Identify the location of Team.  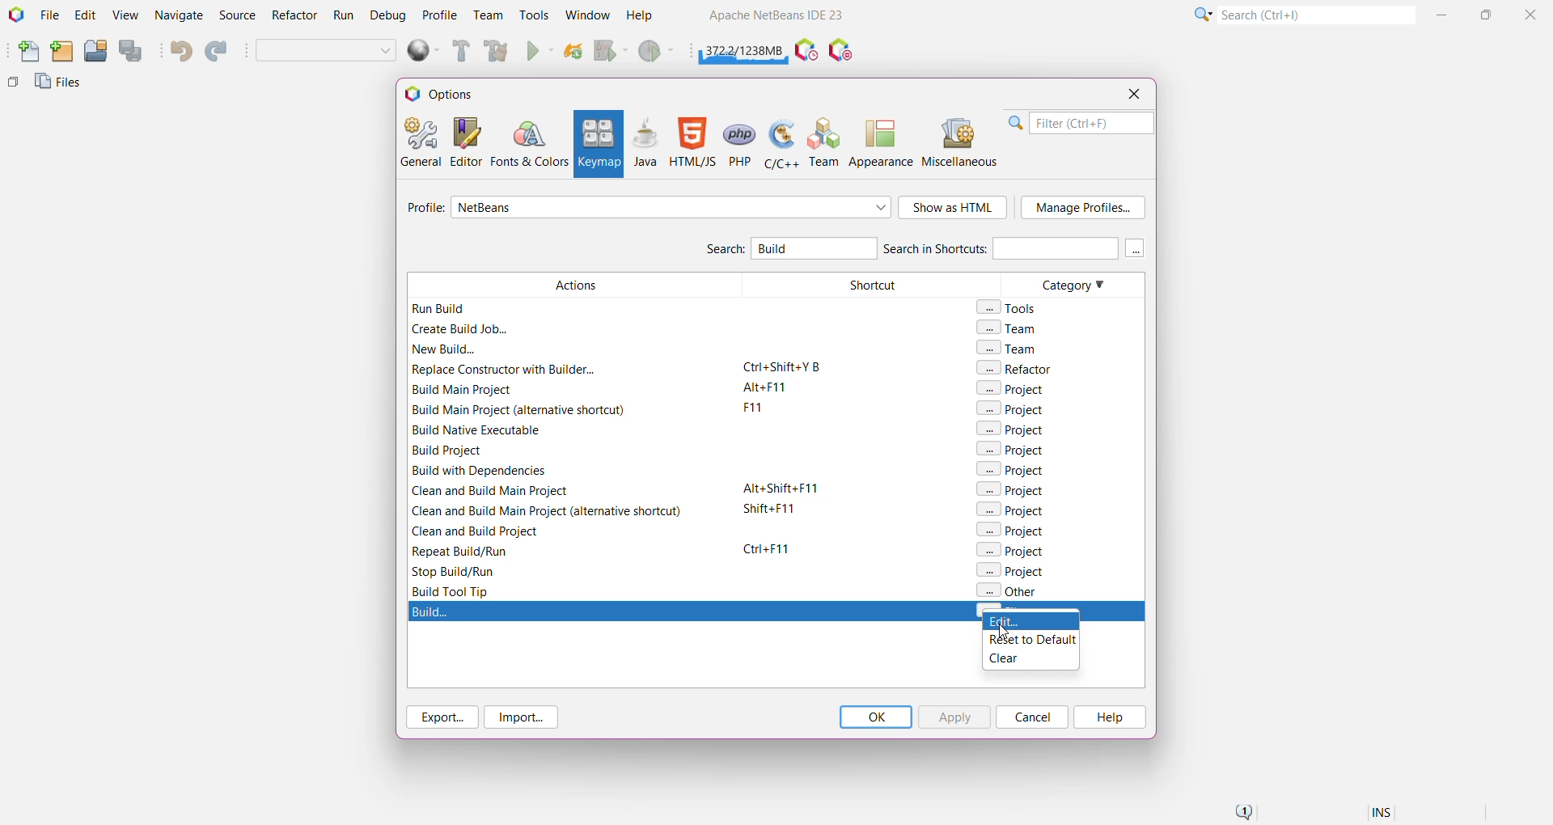
(825, 142).